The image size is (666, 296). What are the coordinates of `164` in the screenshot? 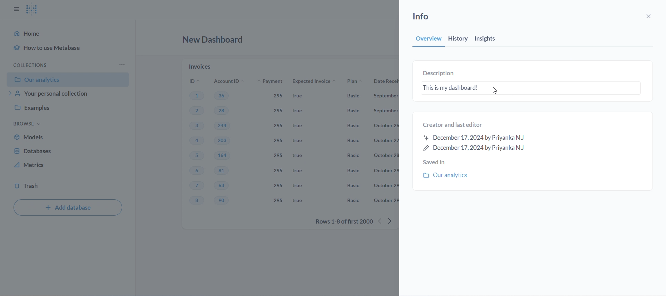 It's located at (222, 155).